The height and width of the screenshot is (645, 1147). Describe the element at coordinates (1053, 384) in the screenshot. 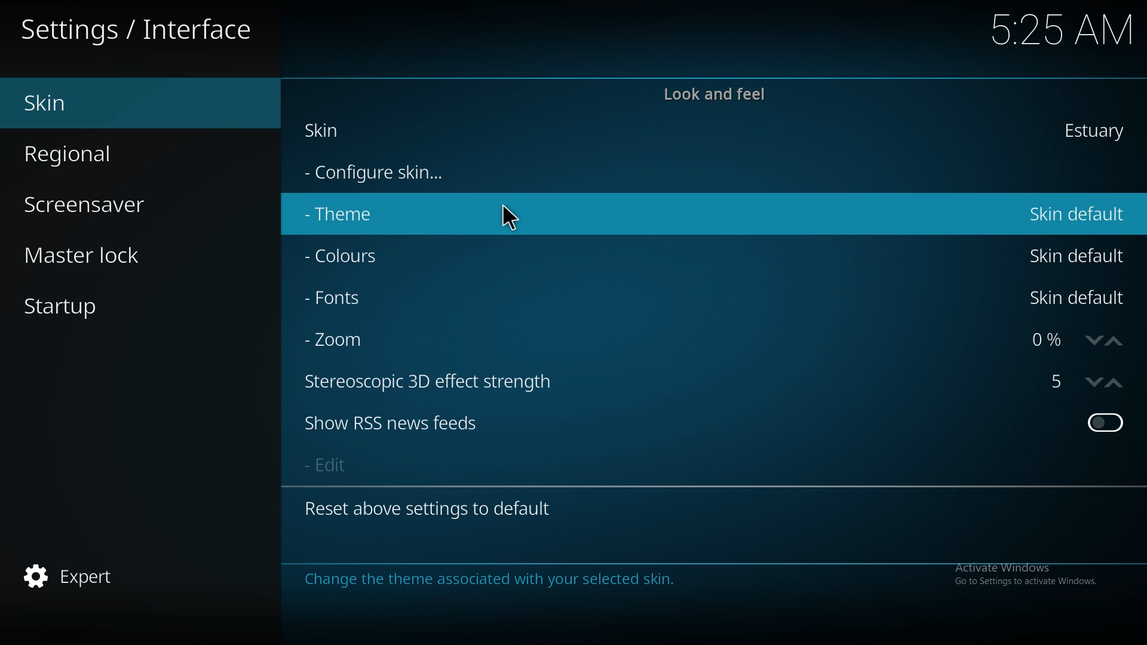

I see `strereoscopic 3d effect strength` at that location.